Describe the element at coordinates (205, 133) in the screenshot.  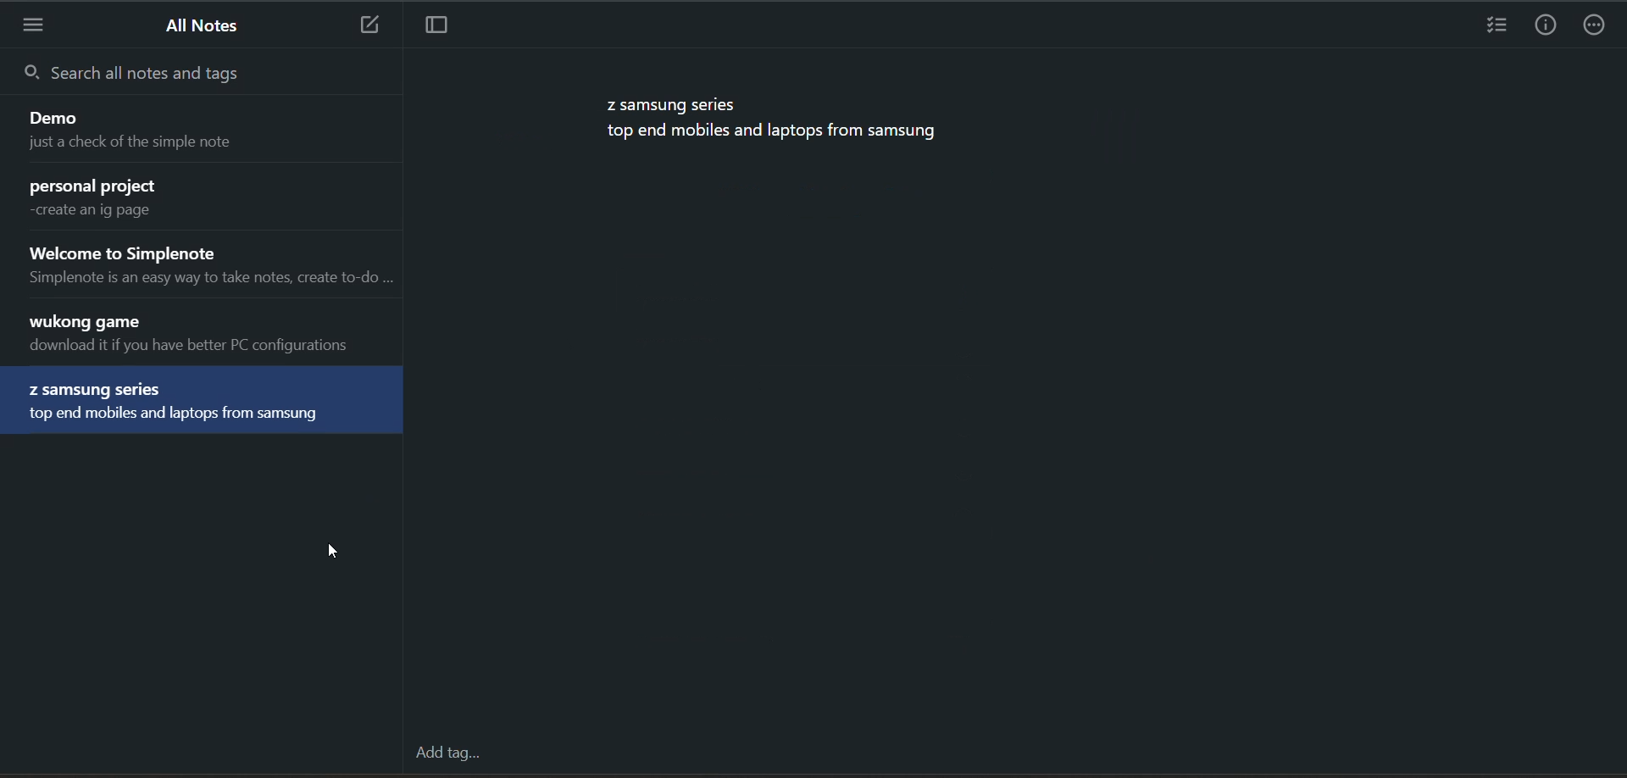
I see `Demo
just a check of the simple note` at that location.